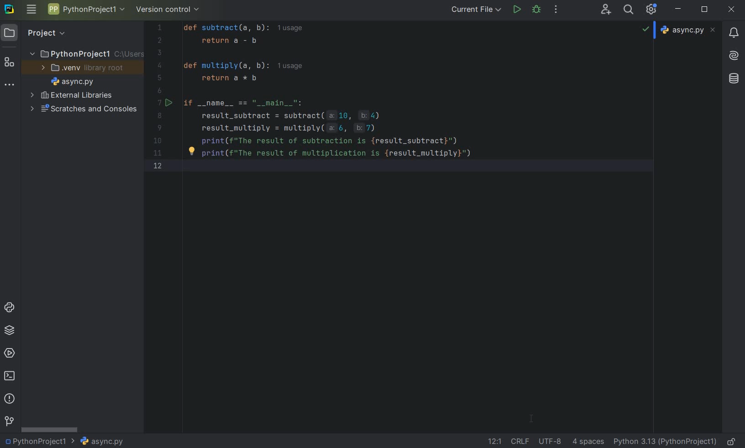 The image size is (745, 448). Describe the element at coordinates (103, 442) in the screenshot. I see `file name` at that location.